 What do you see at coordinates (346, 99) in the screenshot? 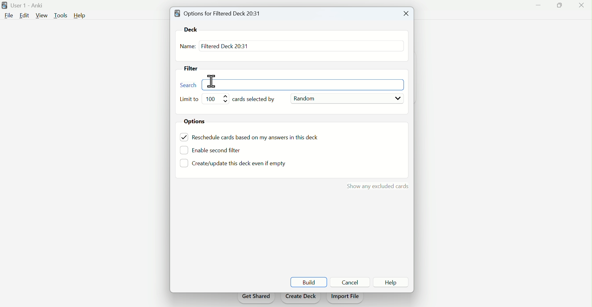
I see `Random` at bounding box center [346, 99].